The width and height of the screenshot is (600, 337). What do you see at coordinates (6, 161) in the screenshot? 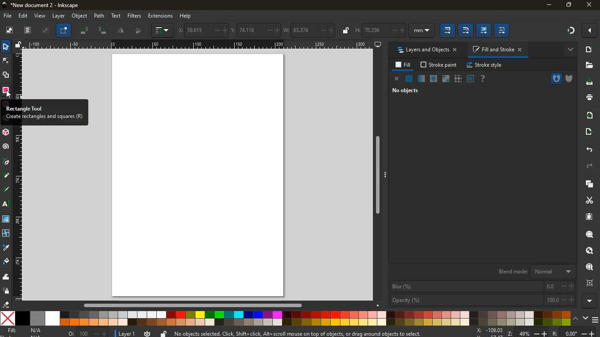
I see `pic` at bounding box center [6, 161].